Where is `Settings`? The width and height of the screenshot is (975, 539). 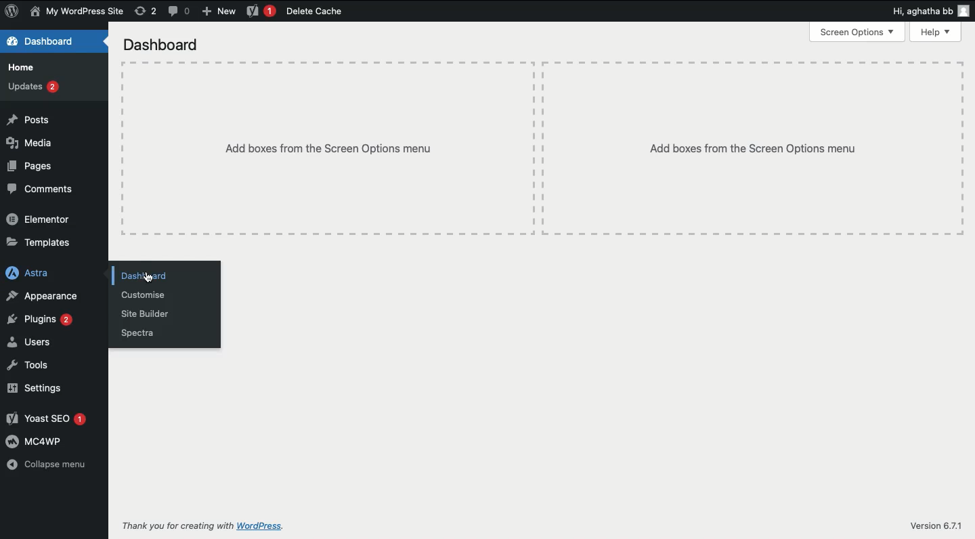
Settings is located at coordinates (37, 388).